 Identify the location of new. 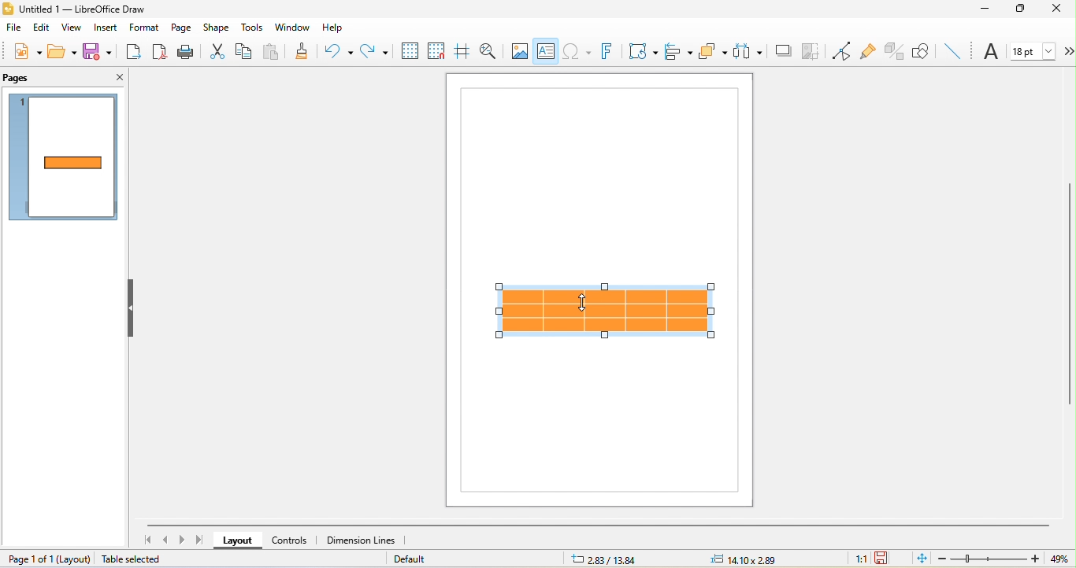
(26, 50).